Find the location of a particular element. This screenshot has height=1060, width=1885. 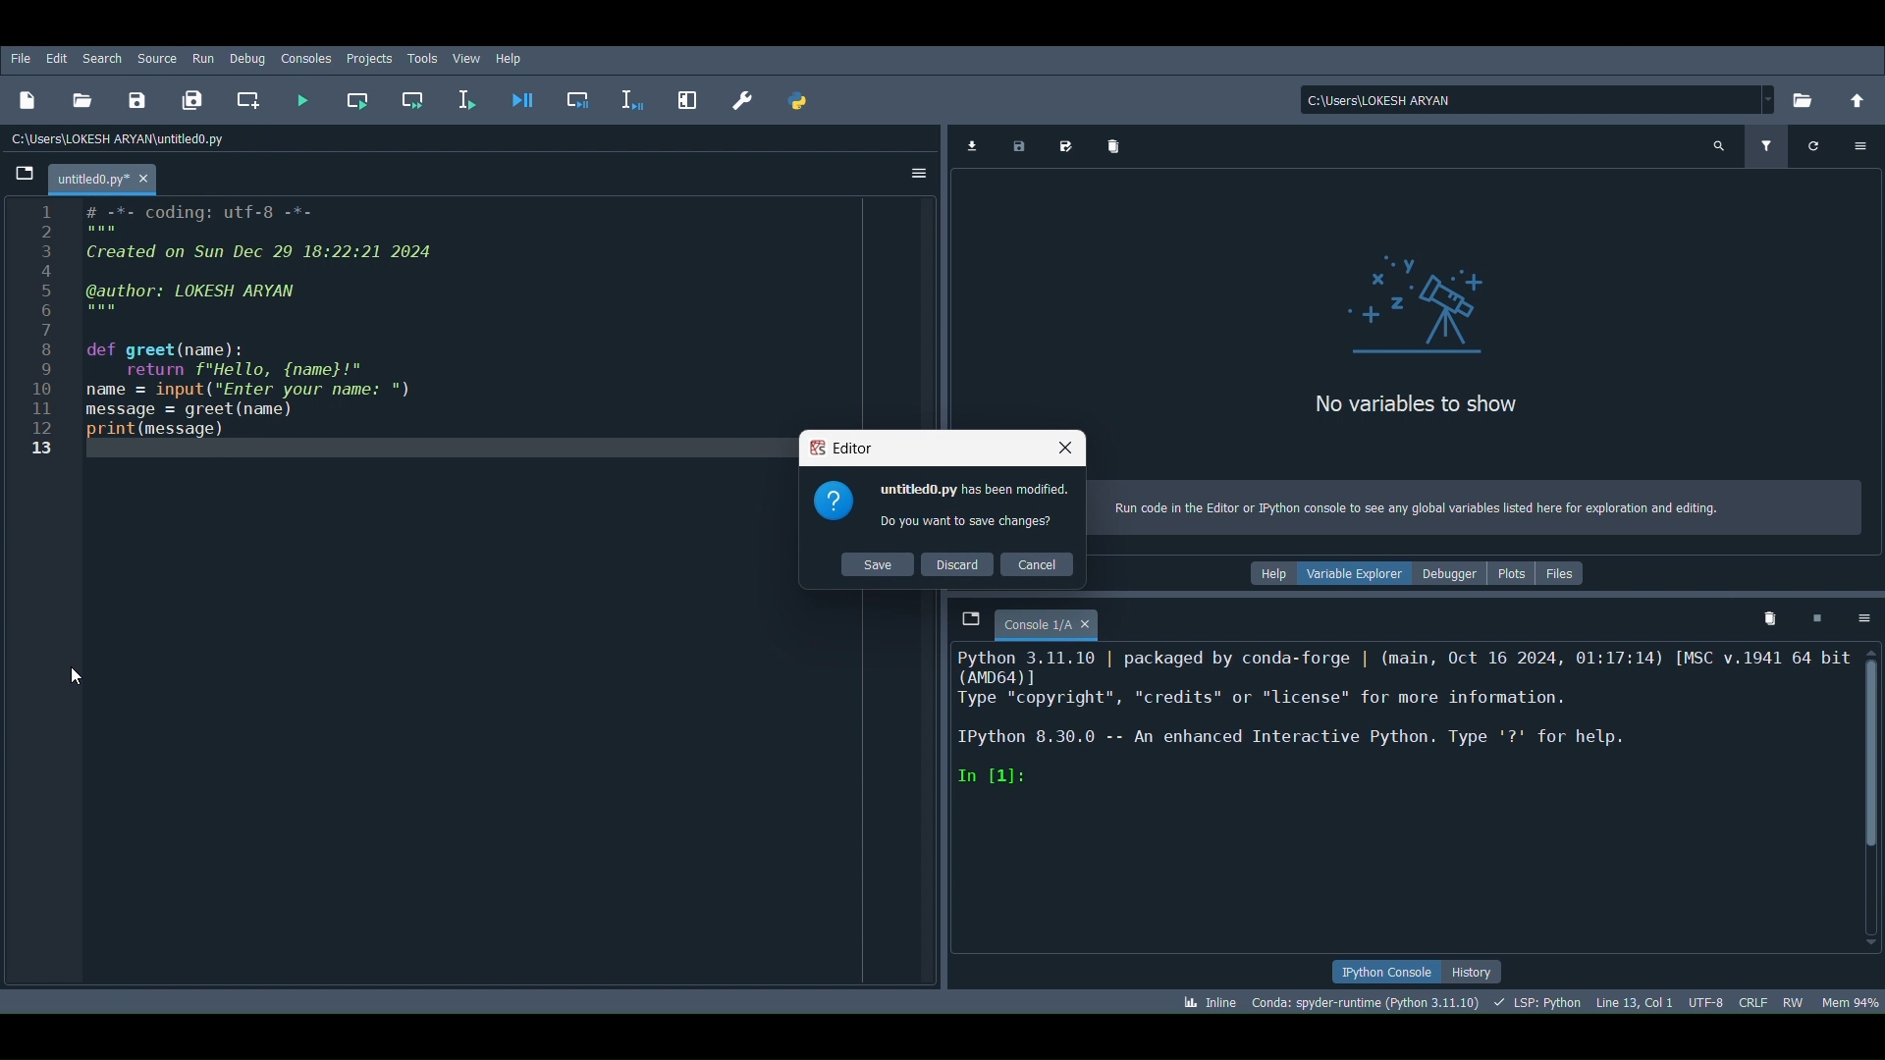

Save all files (Ctrl + Alt + S) is located at coordinates (192, 97).